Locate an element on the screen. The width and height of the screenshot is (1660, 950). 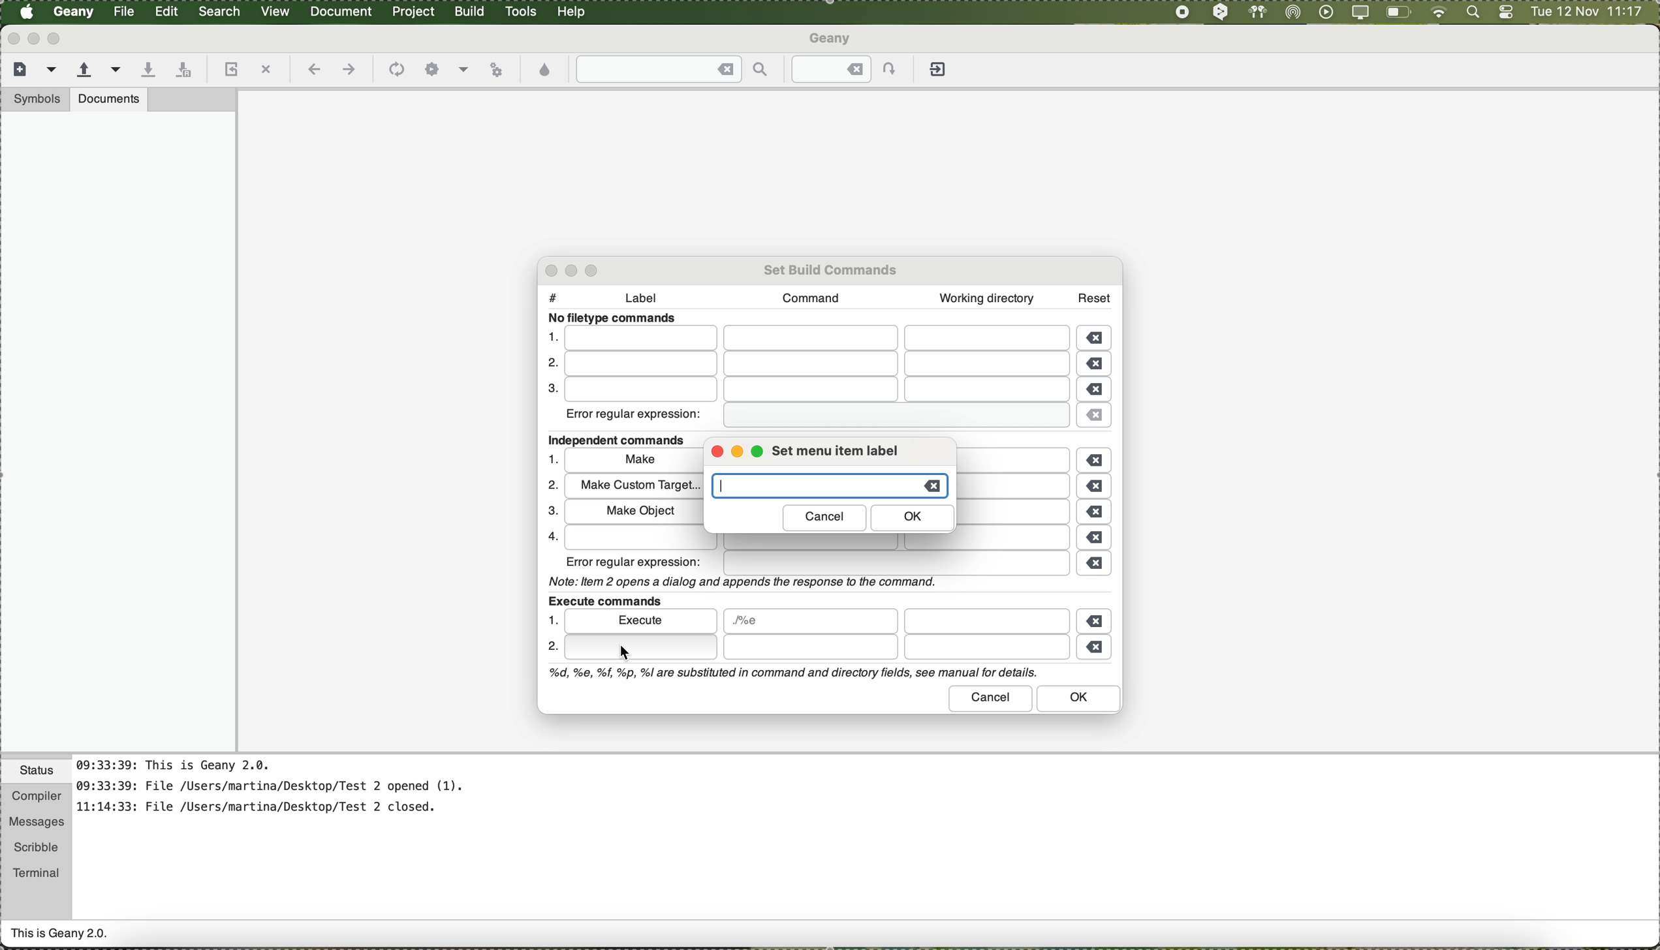
2 is located at coordinates (548, 364).